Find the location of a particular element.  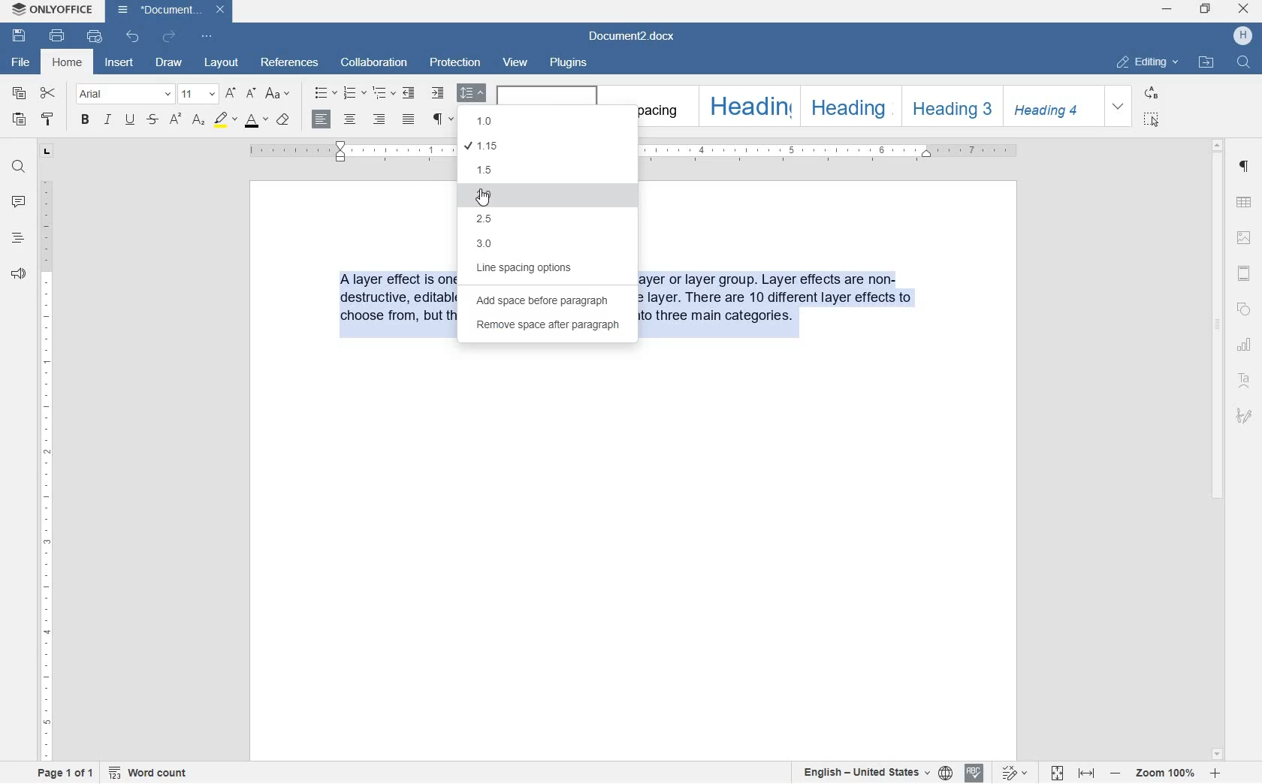

home is located at coordinates (68, 63).